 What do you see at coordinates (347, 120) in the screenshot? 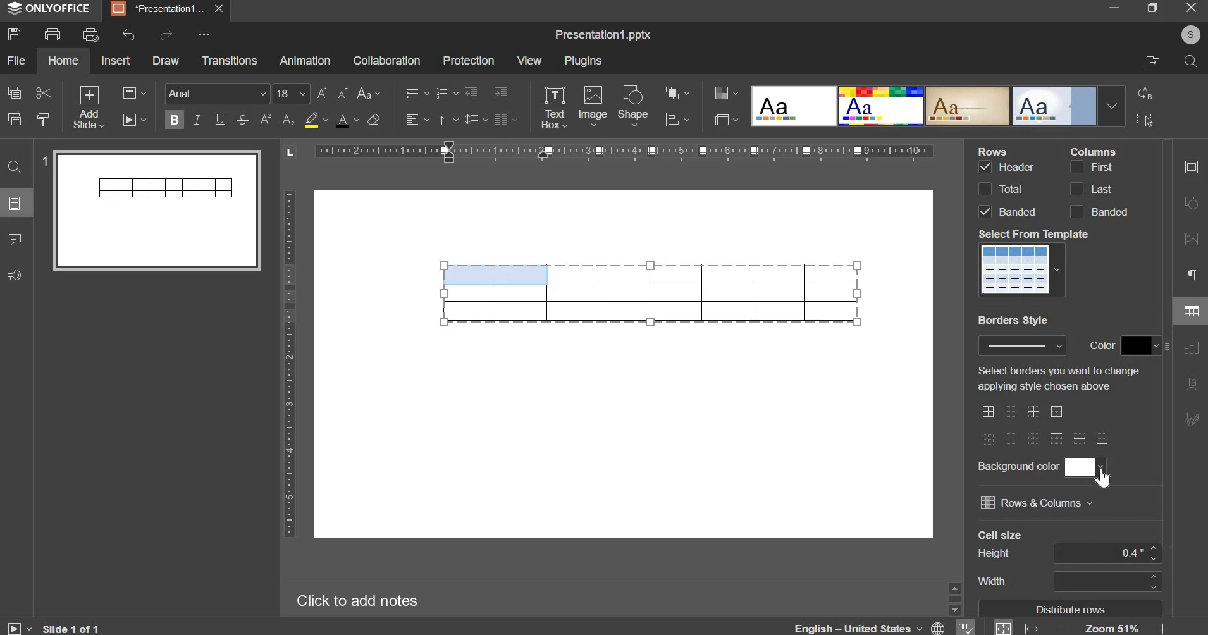
I see `text color` at bounding box center [347, 120].